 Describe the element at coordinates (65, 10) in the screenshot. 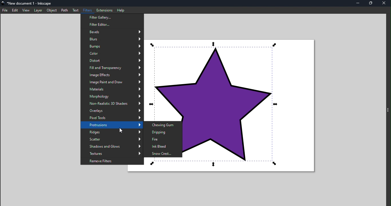

I see `Path` at that location.